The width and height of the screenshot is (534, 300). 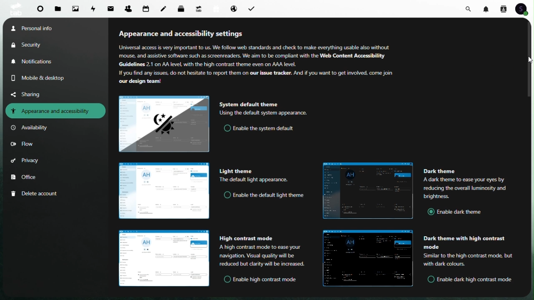 What do you see at coordinates (487, 8) in the screenshot?
I see `Notifications` at bounding box center [487, 8].